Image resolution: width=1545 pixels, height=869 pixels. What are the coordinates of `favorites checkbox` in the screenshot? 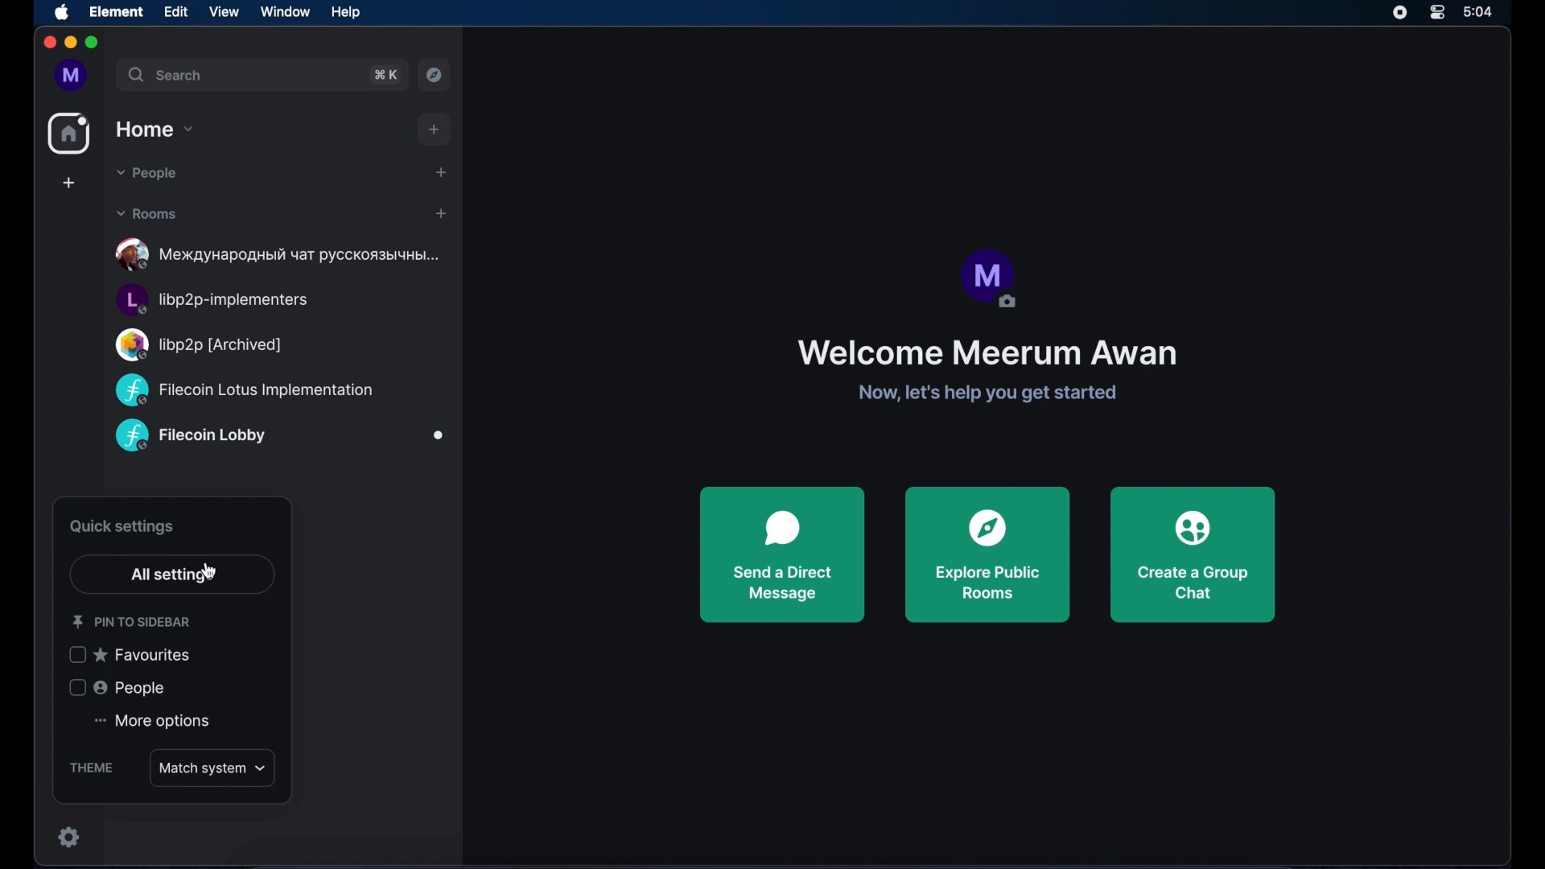 It's located at (130, 654).